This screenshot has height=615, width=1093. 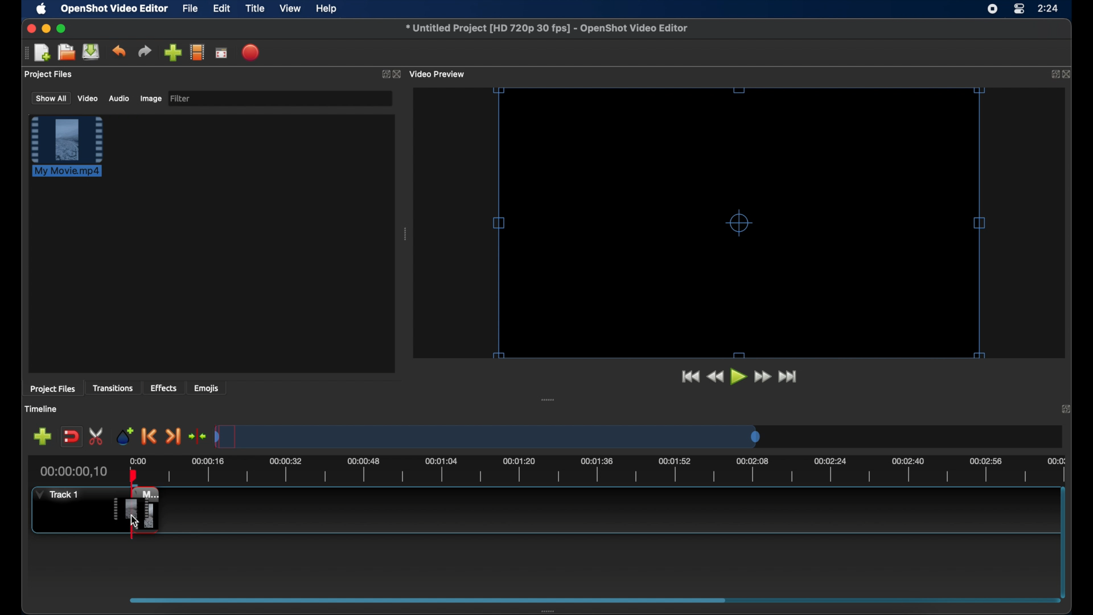 I want to click on file name, so click(x=546, y=28).